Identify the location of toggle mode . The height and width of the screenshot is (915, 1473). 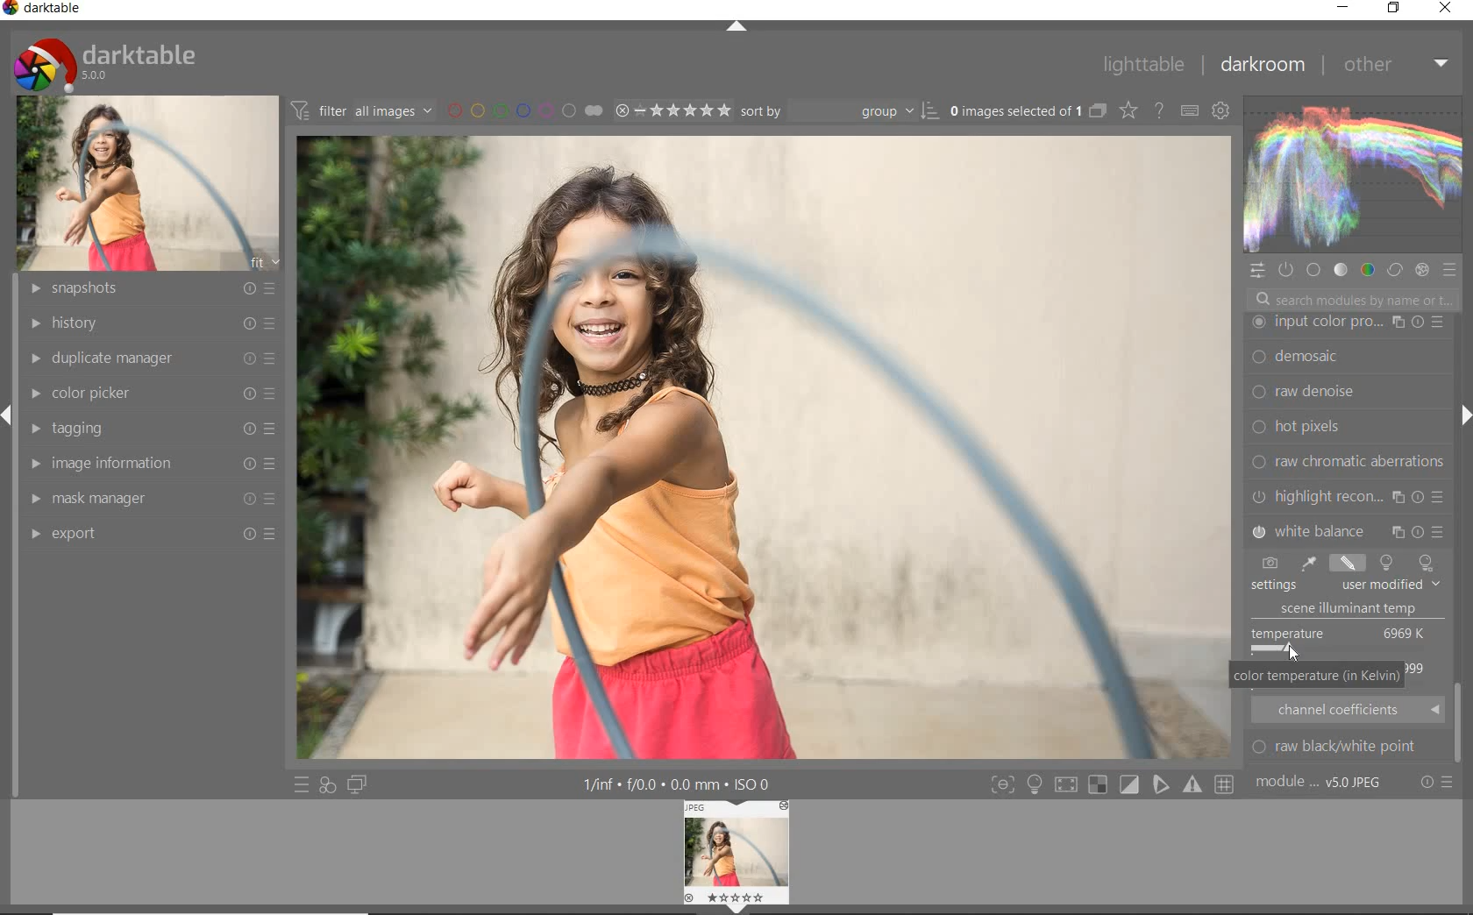
(1070, 784).